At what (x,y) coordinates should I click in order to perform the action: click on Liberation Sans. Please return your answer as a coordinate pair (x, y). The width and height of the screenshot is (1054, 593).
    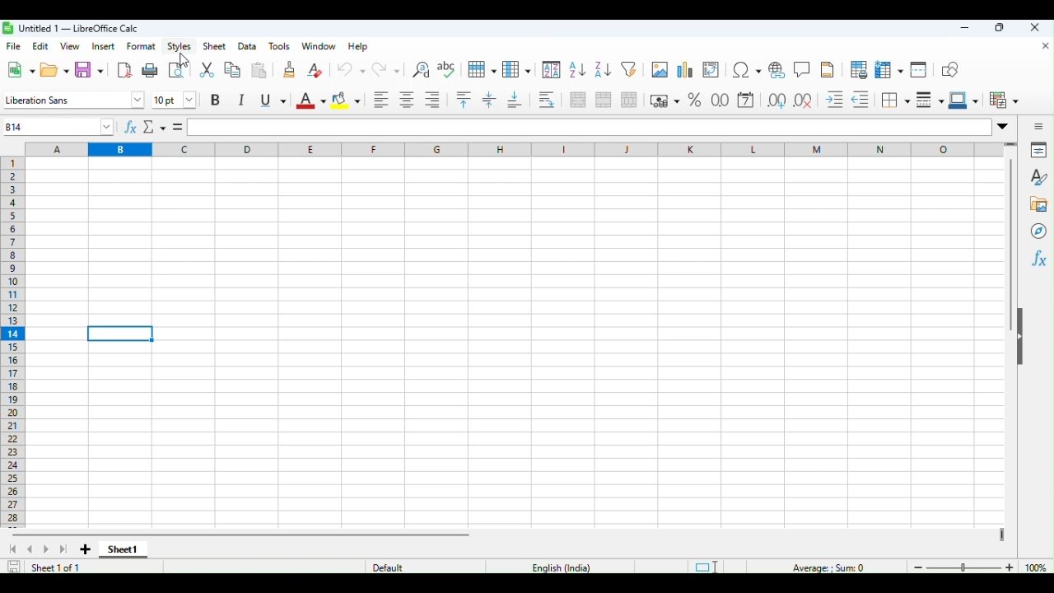
    Looking at the image, I should click on (71, 100).